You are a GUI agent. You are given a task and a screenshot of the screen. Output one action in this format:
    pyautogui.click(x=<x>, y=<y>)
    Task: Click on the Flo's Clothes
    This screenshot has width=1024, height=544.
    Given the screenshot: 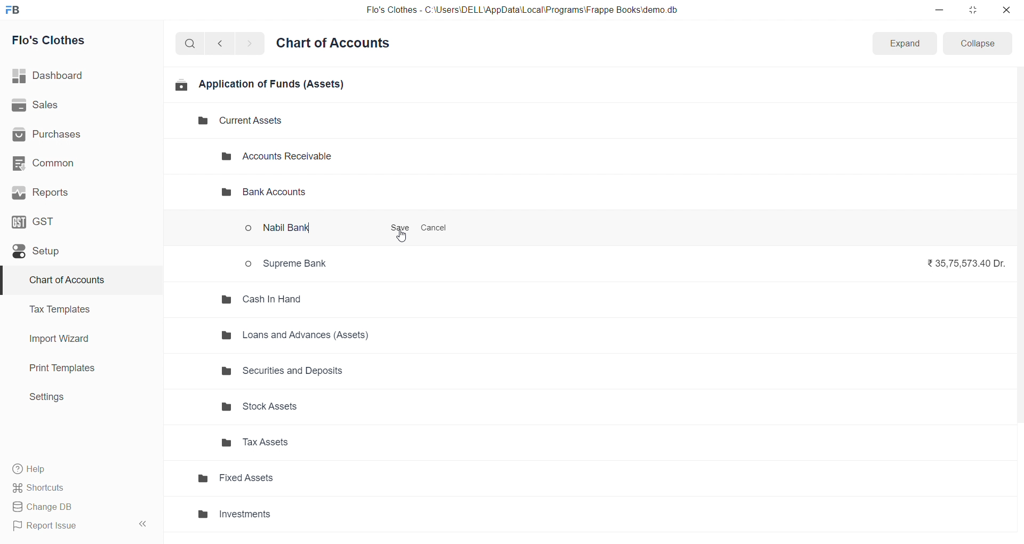 What is the action you would take?
    pyautogui.click(x=76, y=41)
    